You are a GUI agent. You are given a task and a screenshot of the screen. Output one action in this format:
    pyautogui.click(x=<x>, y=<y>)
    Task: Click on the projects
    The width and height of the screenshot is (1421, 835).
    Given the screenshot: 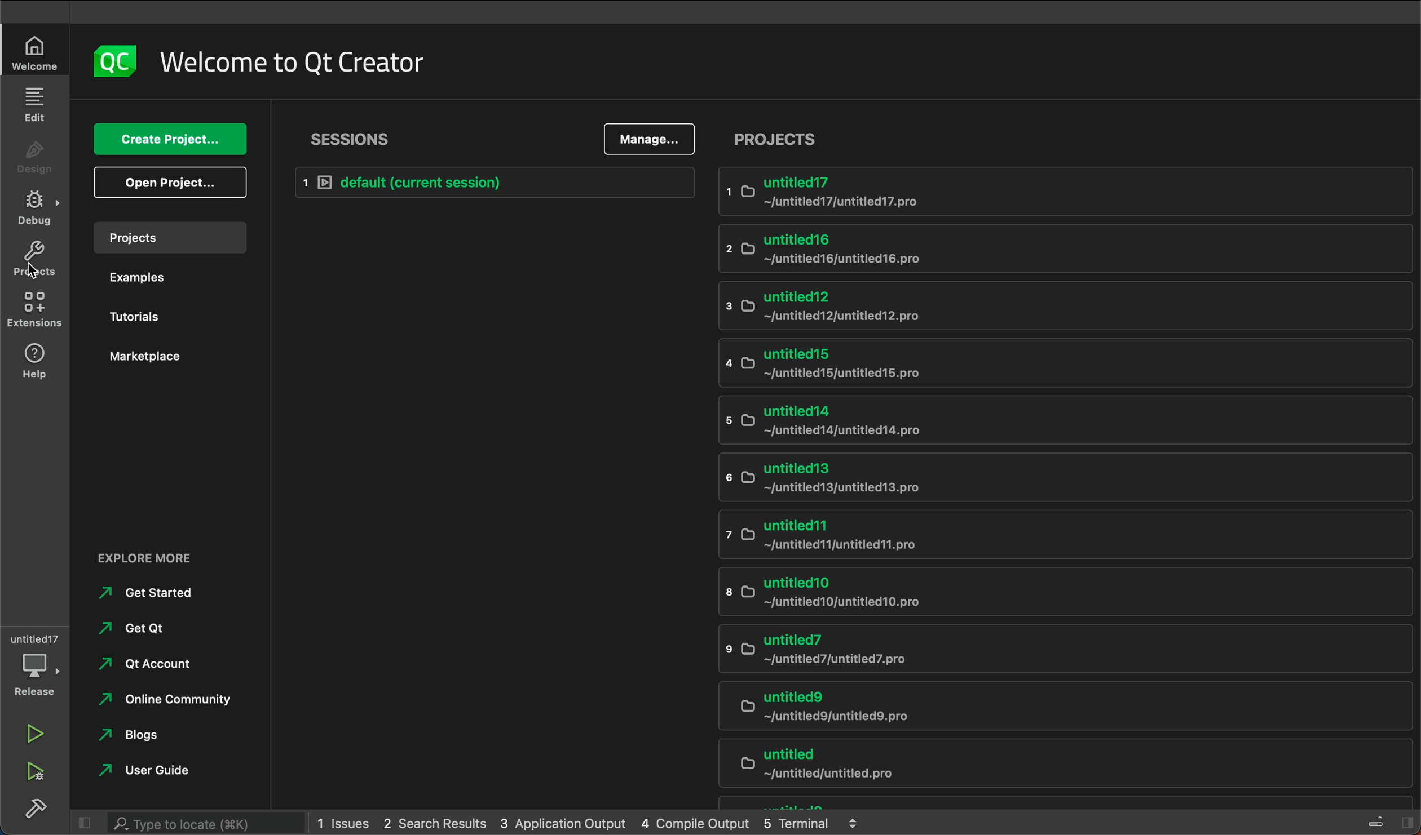 What is the action you would take?
    pyautogui.click(x=1069, y=143)
    